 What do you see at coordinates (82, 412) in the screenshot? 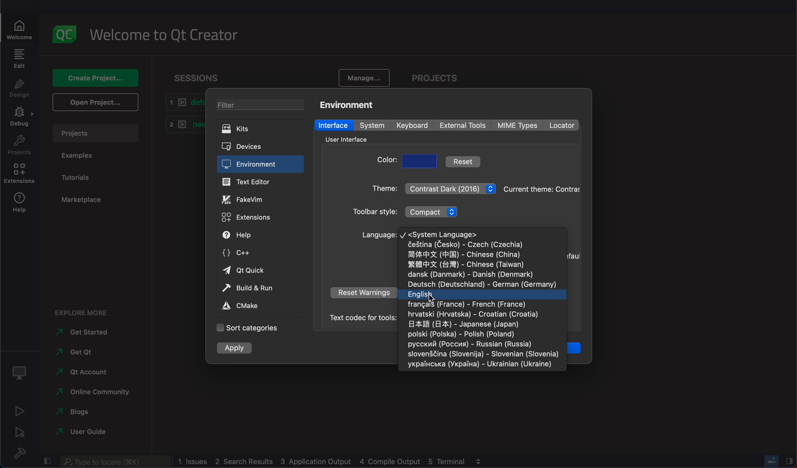
I see `blogs` at bounding box center [82, 412].